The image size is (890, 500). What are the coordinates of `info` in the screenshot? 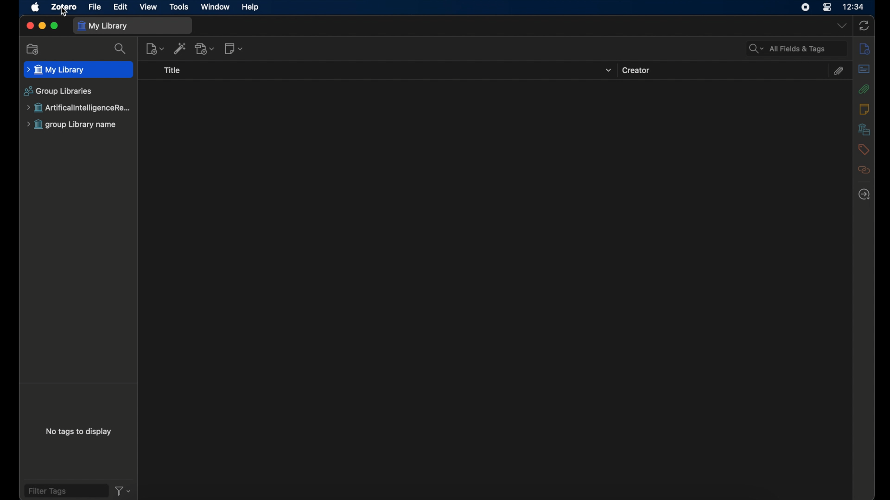 It's located at (865, 49).